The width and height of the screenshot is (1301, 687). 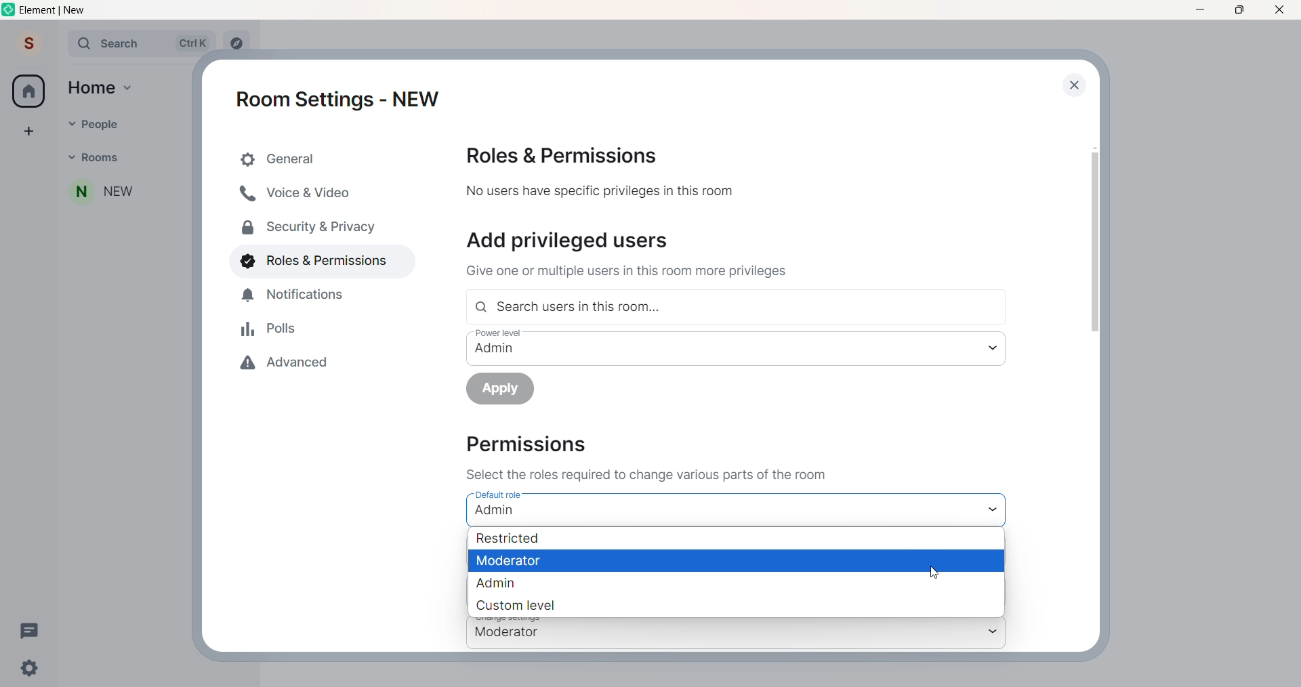 I want to click on change setting dropdown, so click(x=995, y=634).